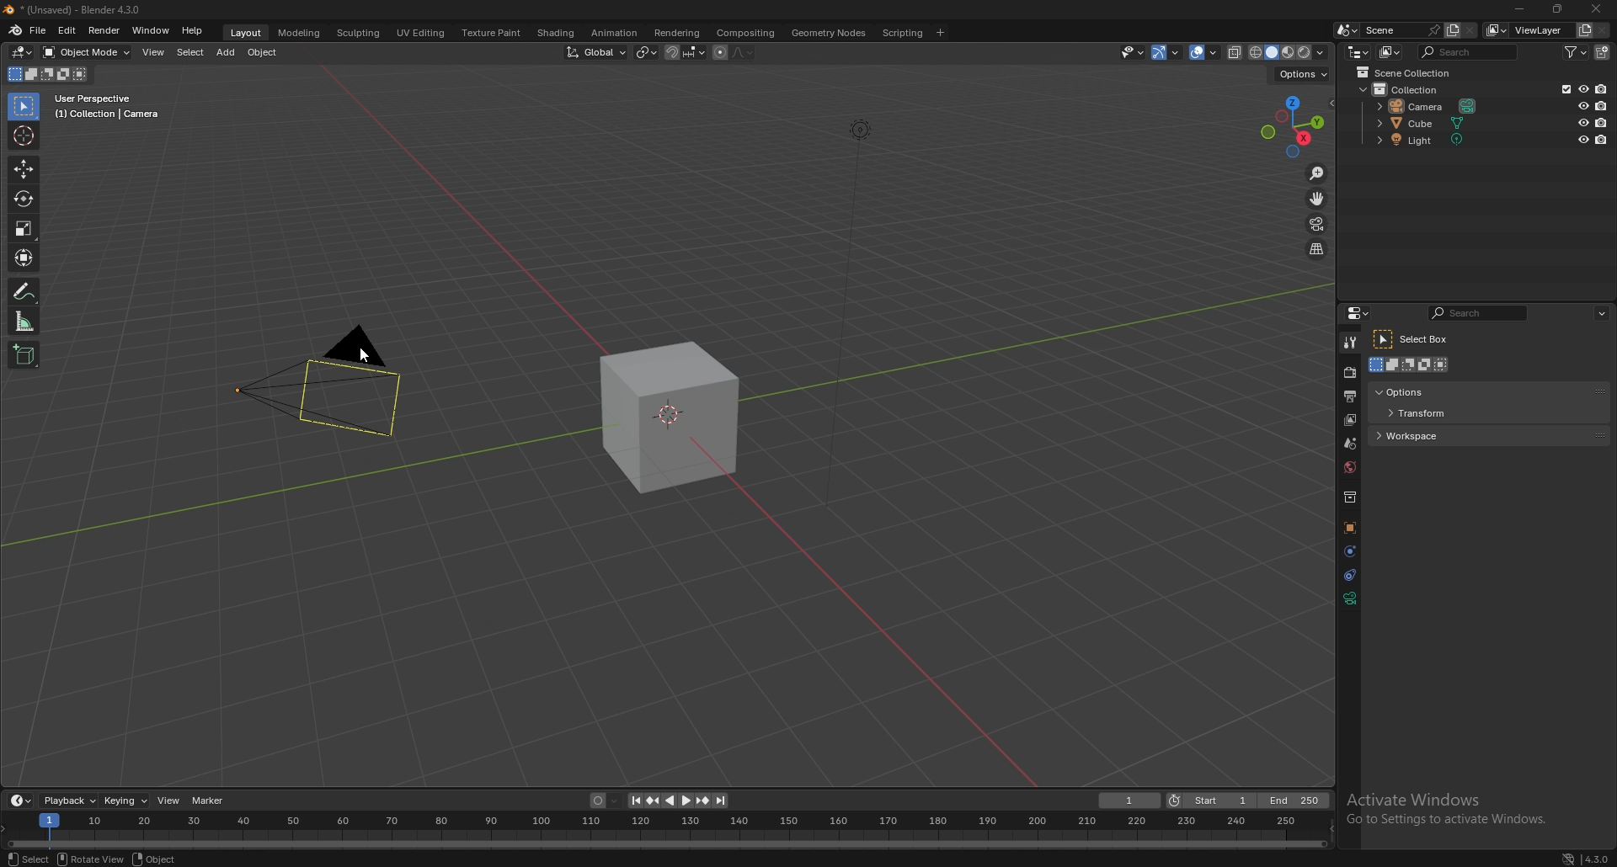  Describe the element at coordinates (1600, 141) in the screenshot. I see `disable in renders` at that location.